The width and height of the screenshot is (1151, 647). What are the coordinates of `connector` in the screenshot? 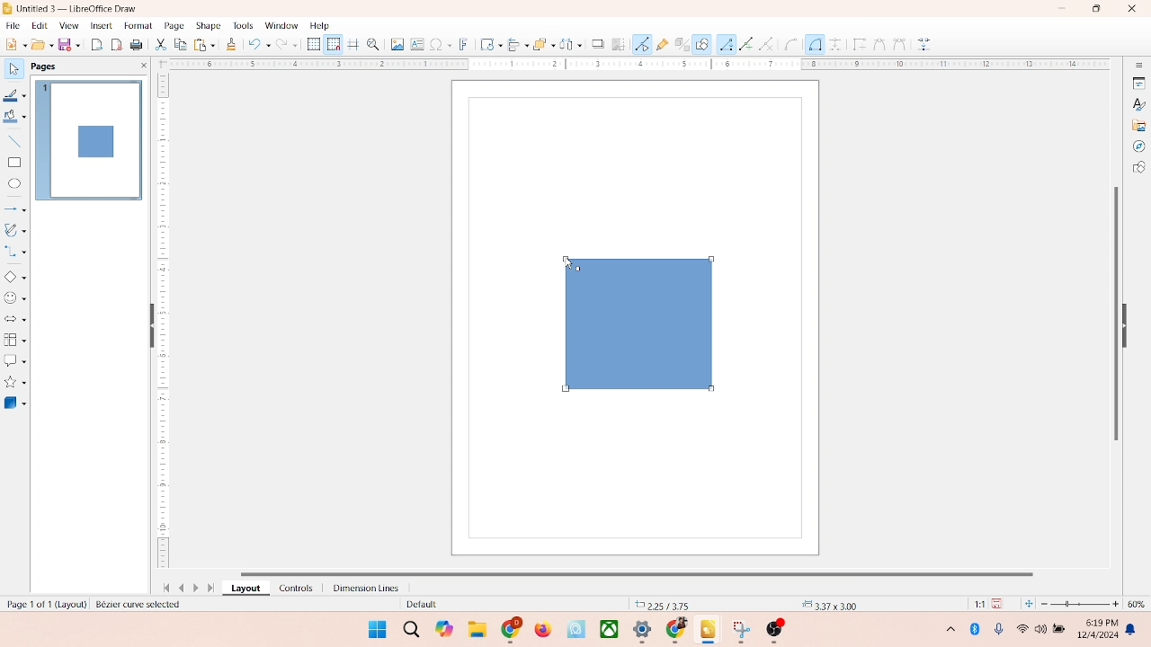 It's located at (16, 252).